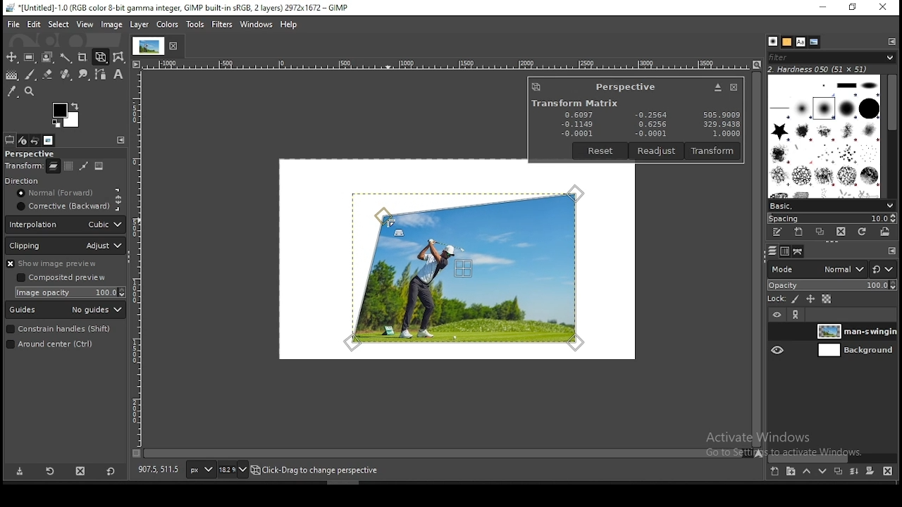  I want to click on units, so click(200, 470).